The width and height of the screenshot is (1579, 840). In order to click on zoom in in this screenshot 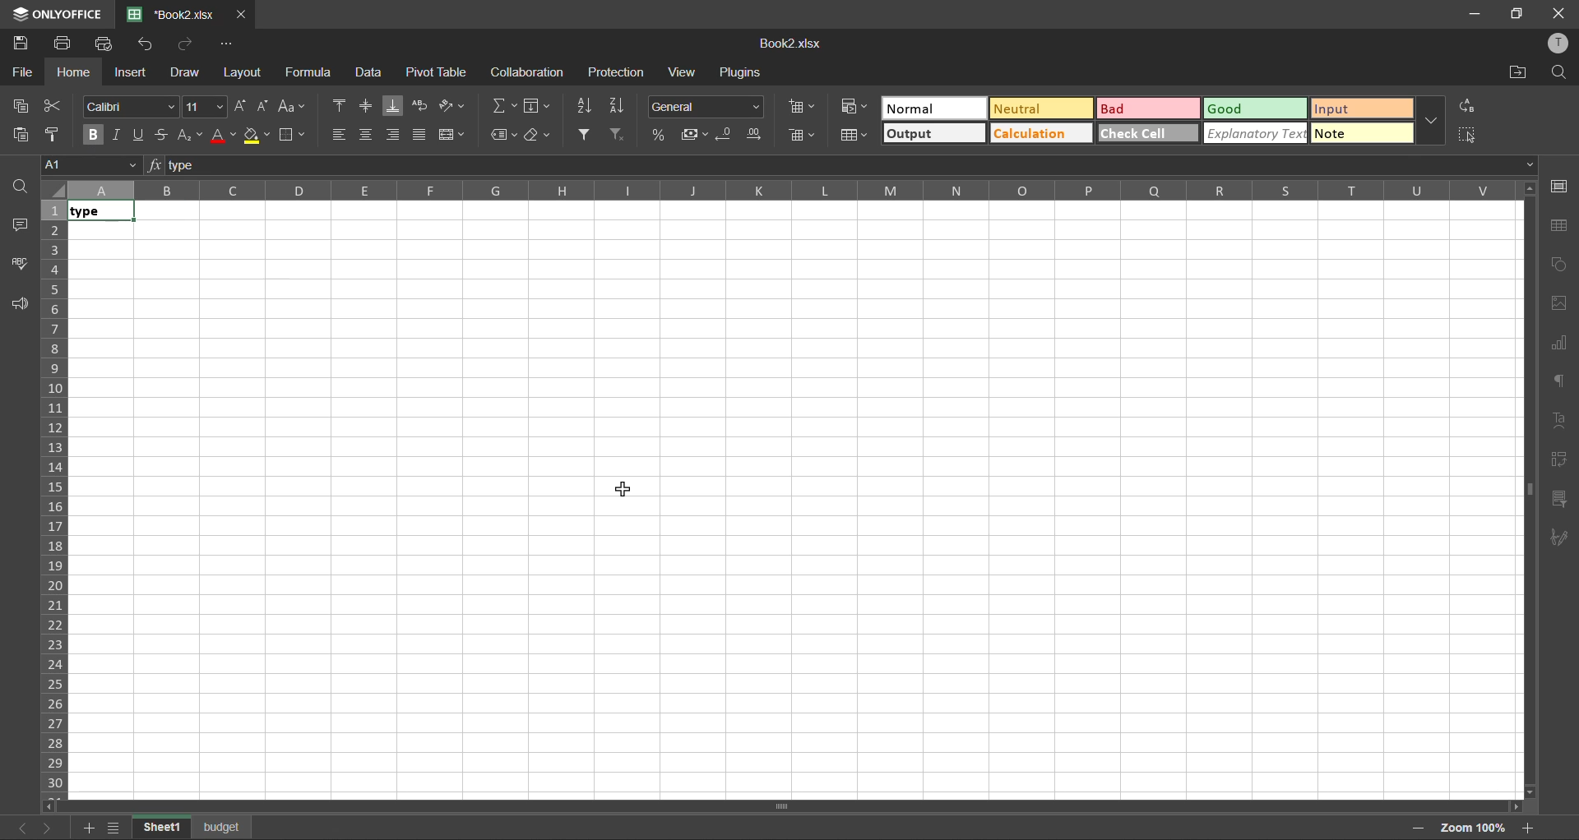, I will do `click(1530, 828)`.